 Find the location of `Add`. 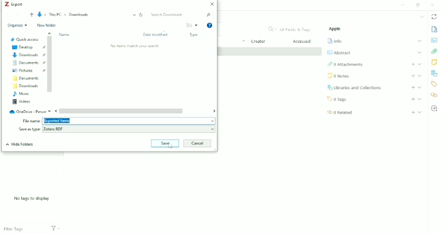

Add is located at coordinates (413, 112).